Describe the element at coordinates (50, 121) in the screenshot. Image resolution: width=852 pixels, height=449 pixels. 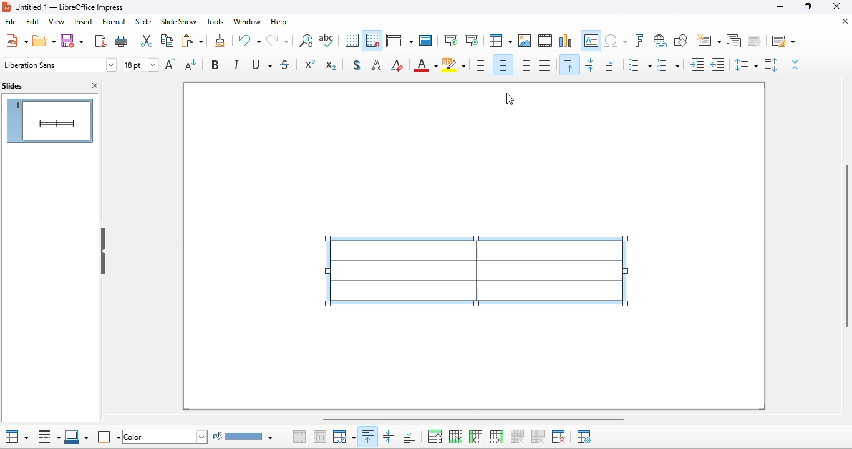
I see `preview in slides pane` at that location.